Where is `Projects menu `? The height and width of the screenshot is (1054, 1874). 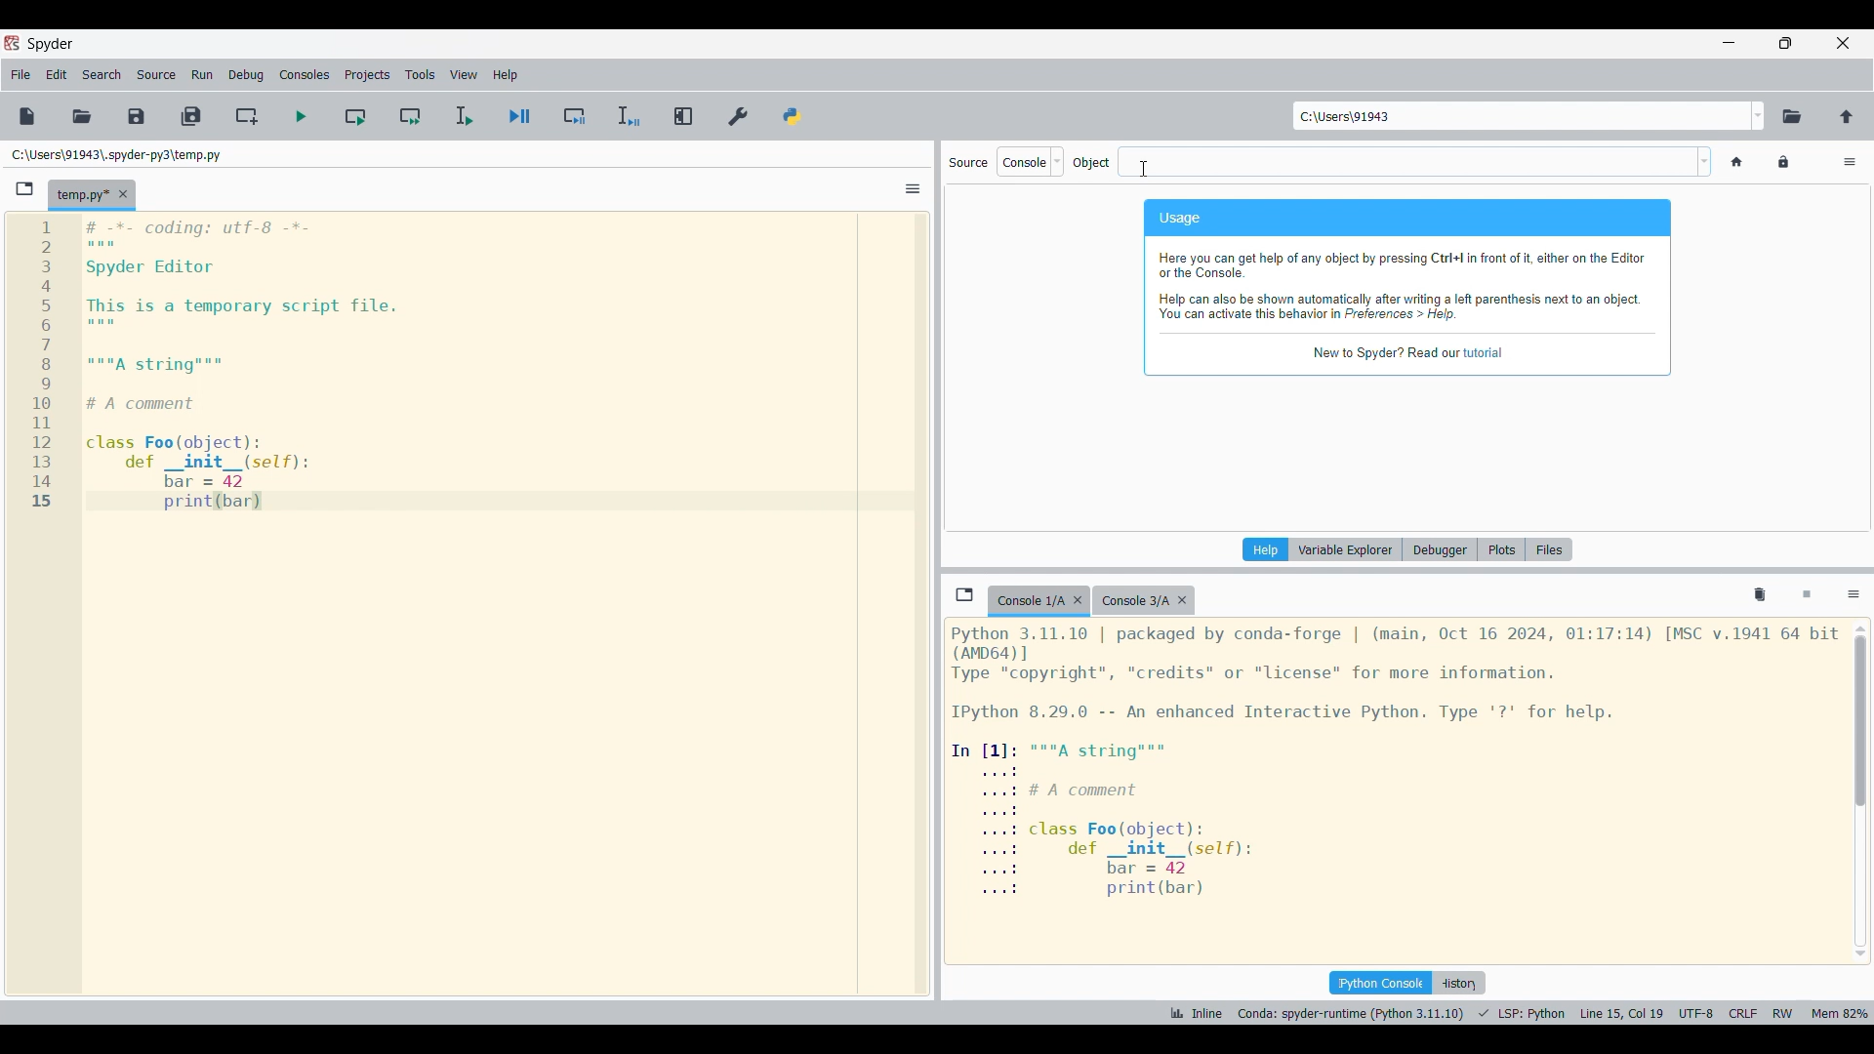
Projects menu  is located at coordinates (367, 75).